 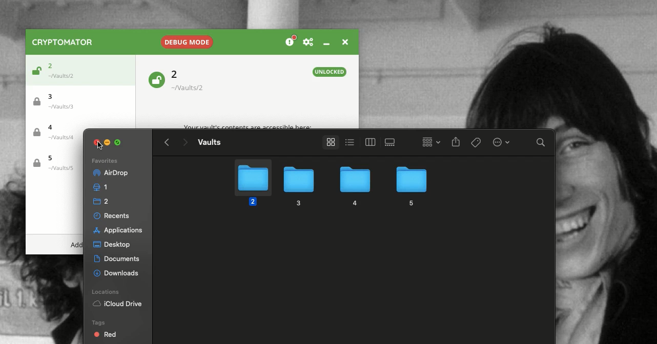 I want to click on Vault 3, so click(x=58, y=100).